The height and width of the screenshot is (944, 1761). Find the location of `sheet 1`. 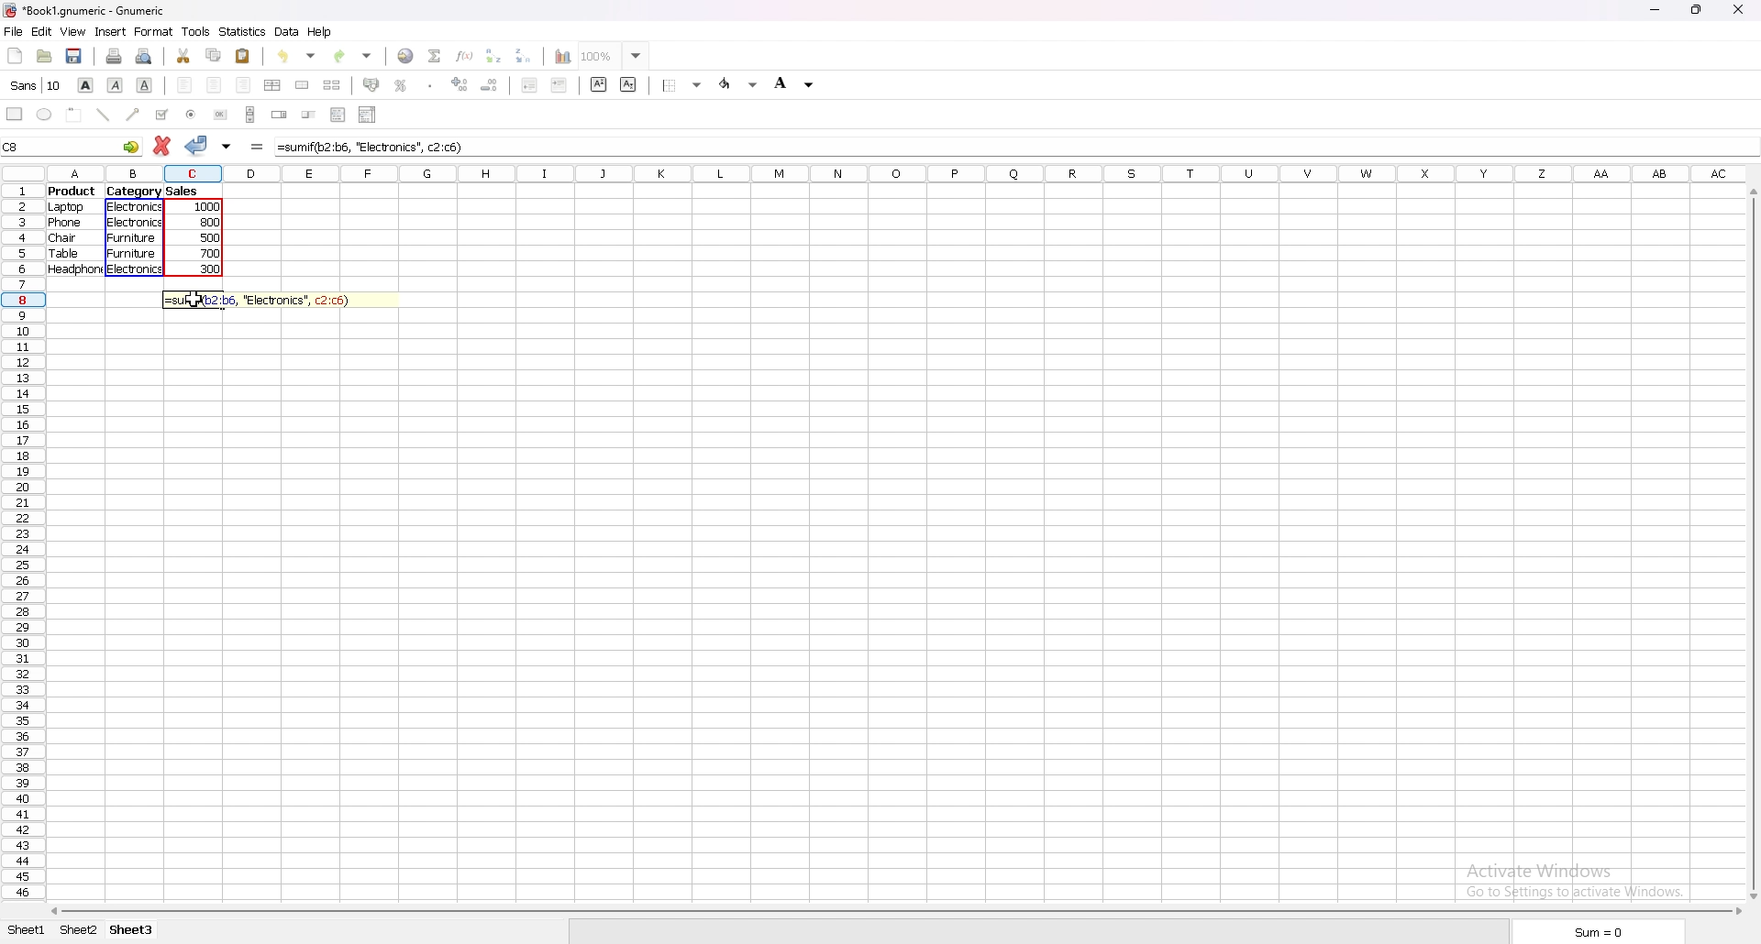

sheet 1 is located at coordinates (26, 931).